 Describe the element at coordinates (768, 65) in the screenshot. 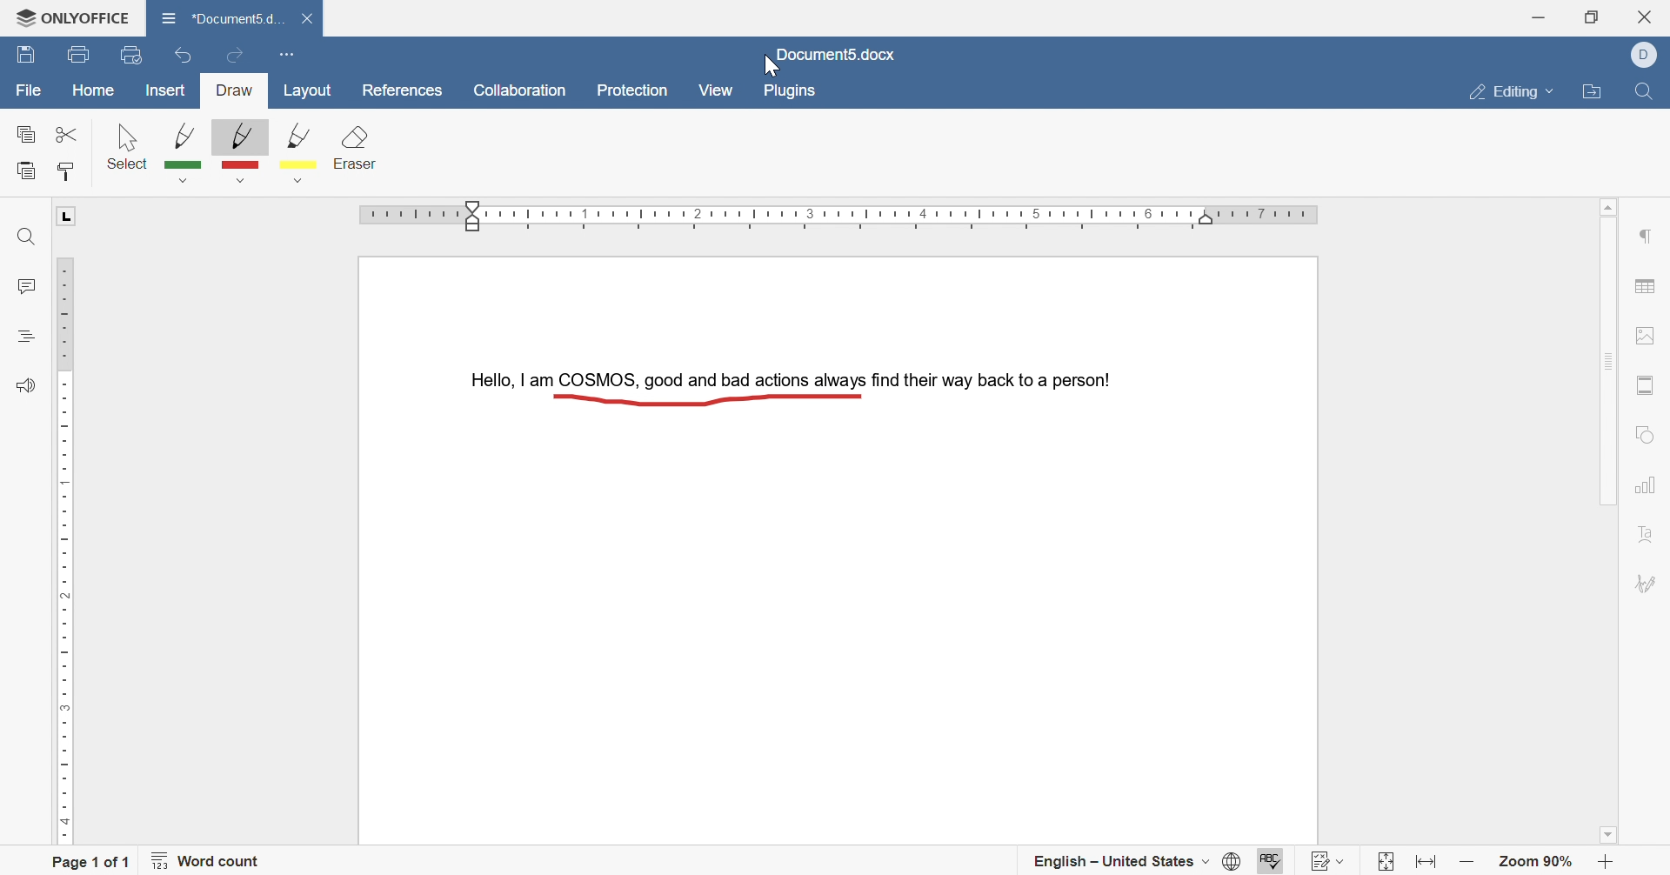

I see `cursor` at that location.